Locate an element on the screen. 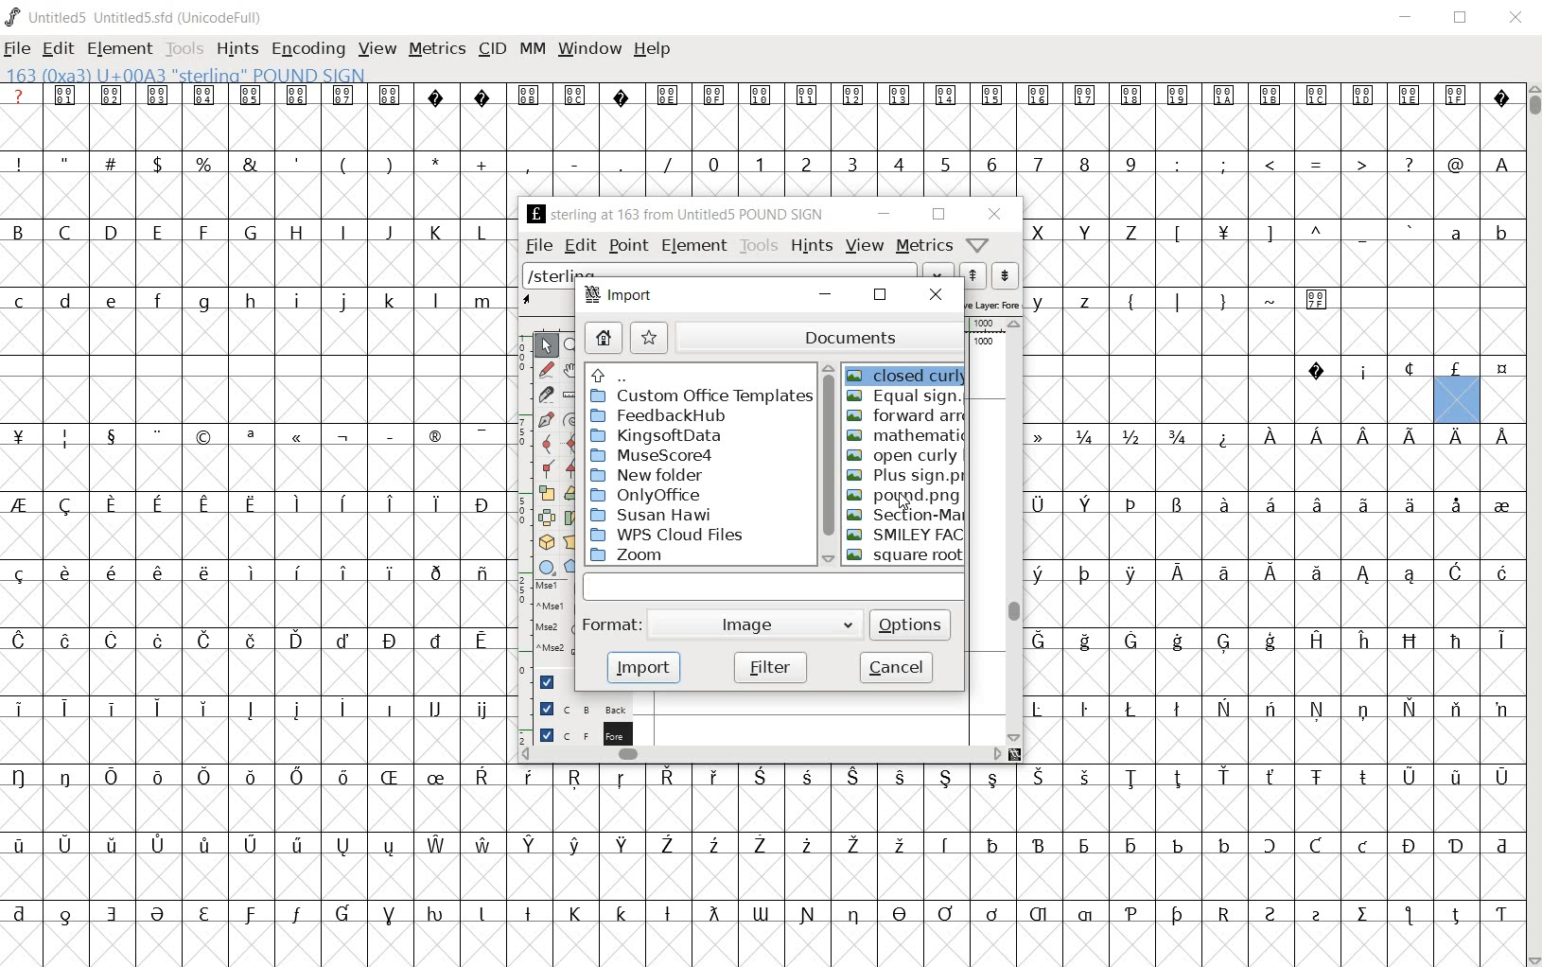  Symbol is located at coordinates (946, 779).